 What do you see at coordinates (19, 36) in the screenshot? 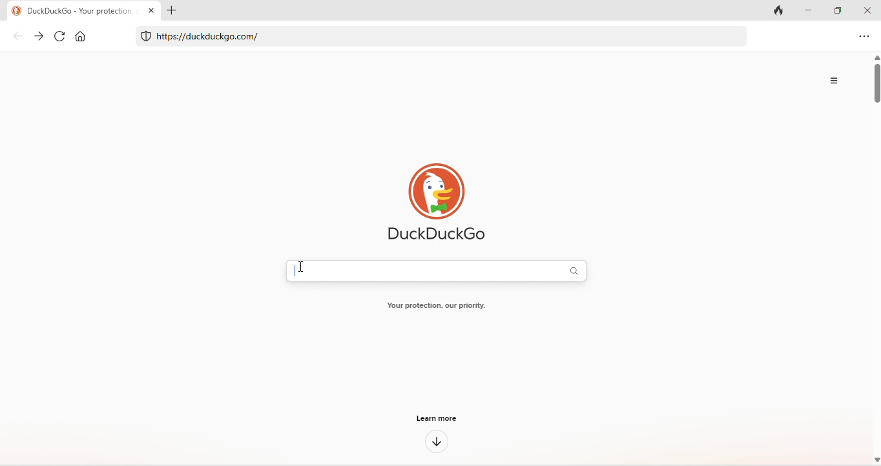
I see `back` at bounding box center [19, 36].